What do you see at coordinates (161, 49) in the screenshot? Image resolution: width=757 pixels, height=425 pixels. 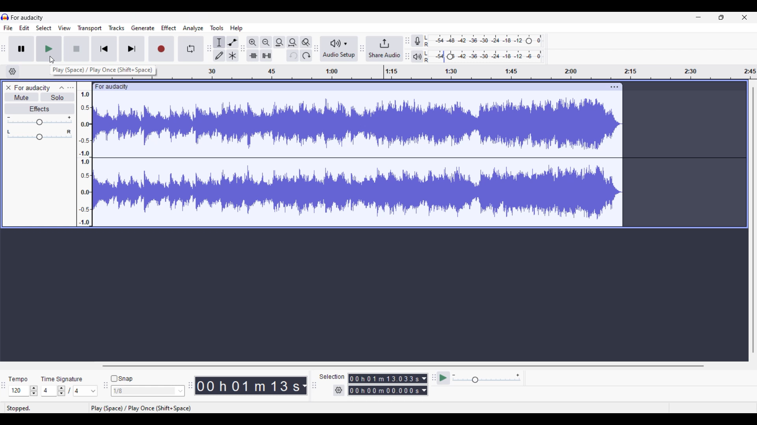 I see `Record/Record new track` at bounding box center [161, 49].